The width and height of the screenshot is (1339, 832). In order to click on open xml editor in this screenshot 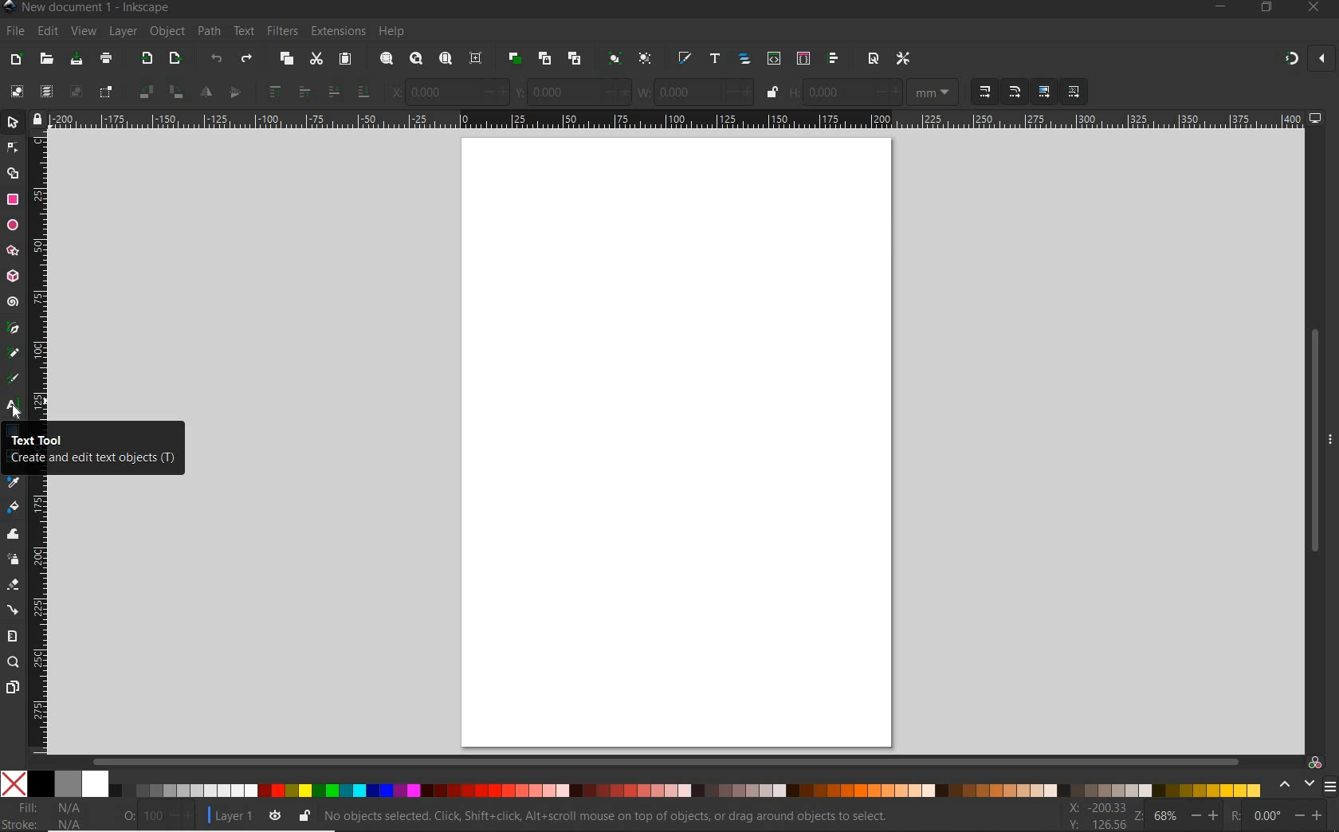, I will do `click(772, 58)`.